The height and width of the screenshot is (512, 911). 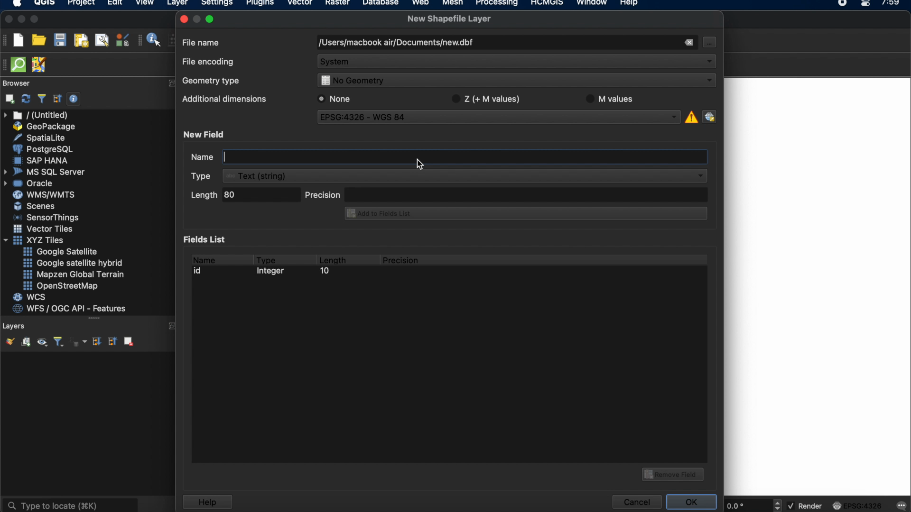 What do you see at coordinates (6, 64) in the screenshot?
I see `hidden toolbar` at bounding box center [6, 64].